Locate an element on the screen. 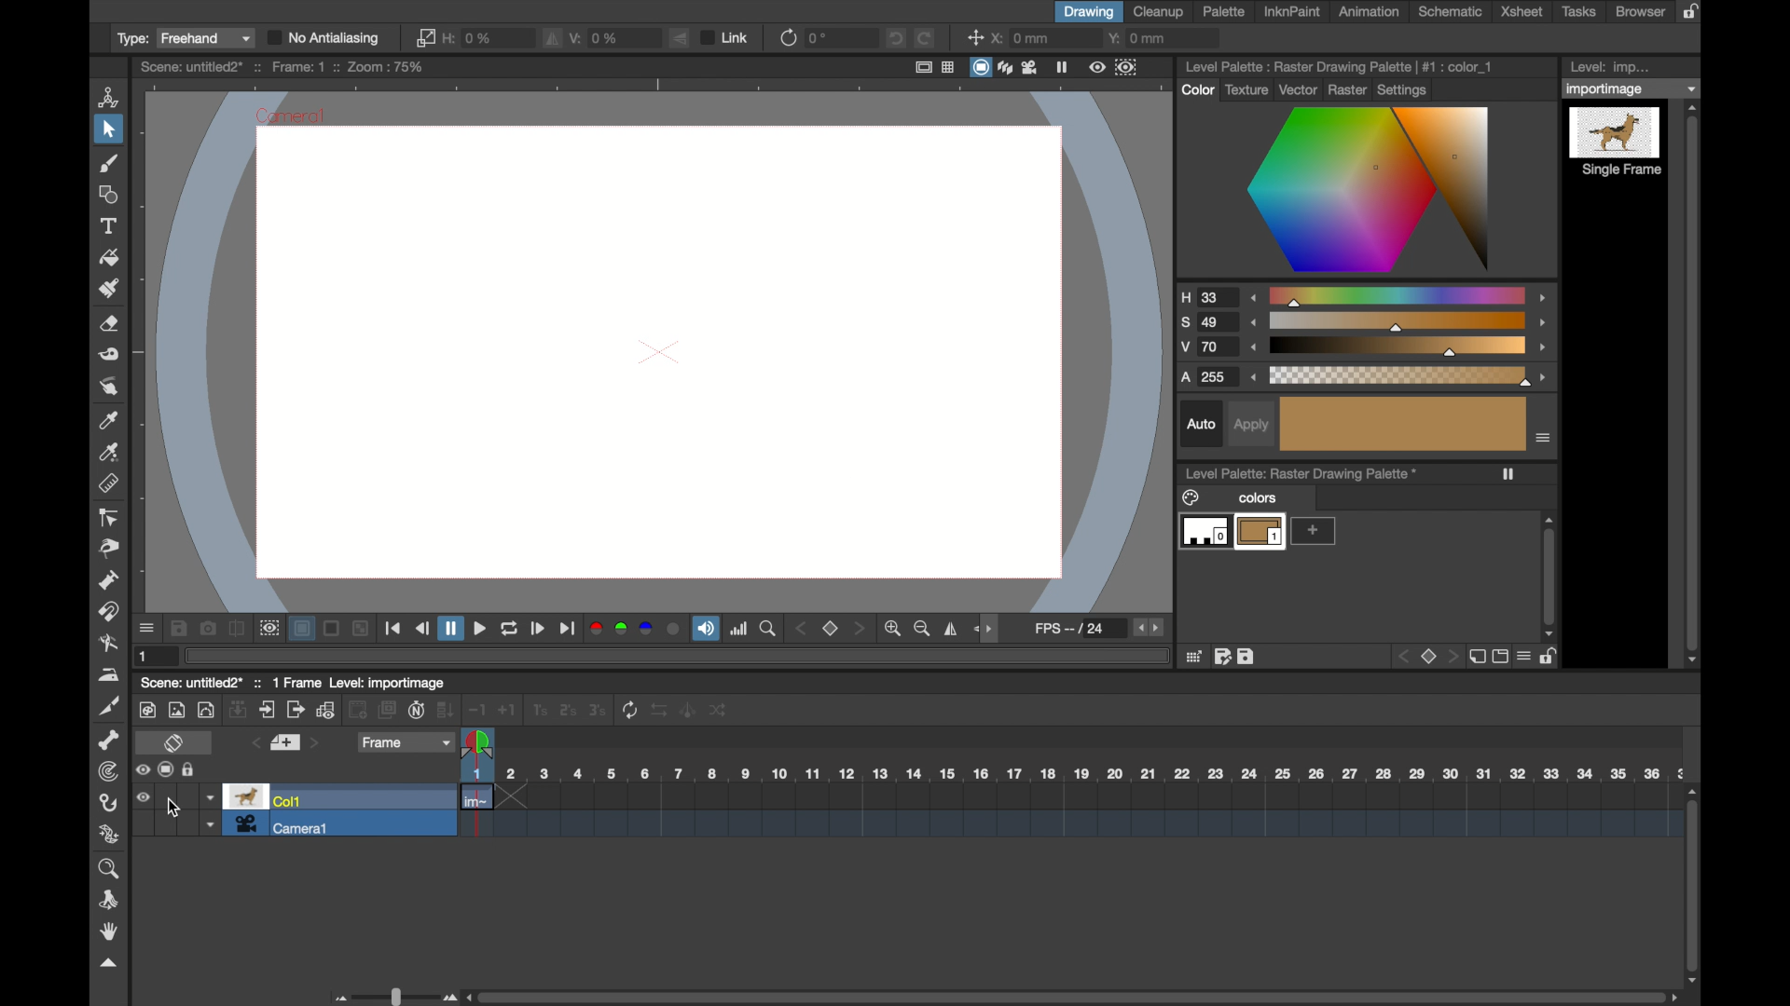 The height and width of the screenshot is (1006, 1790). cleanup is located at coordinates (1159, 11).